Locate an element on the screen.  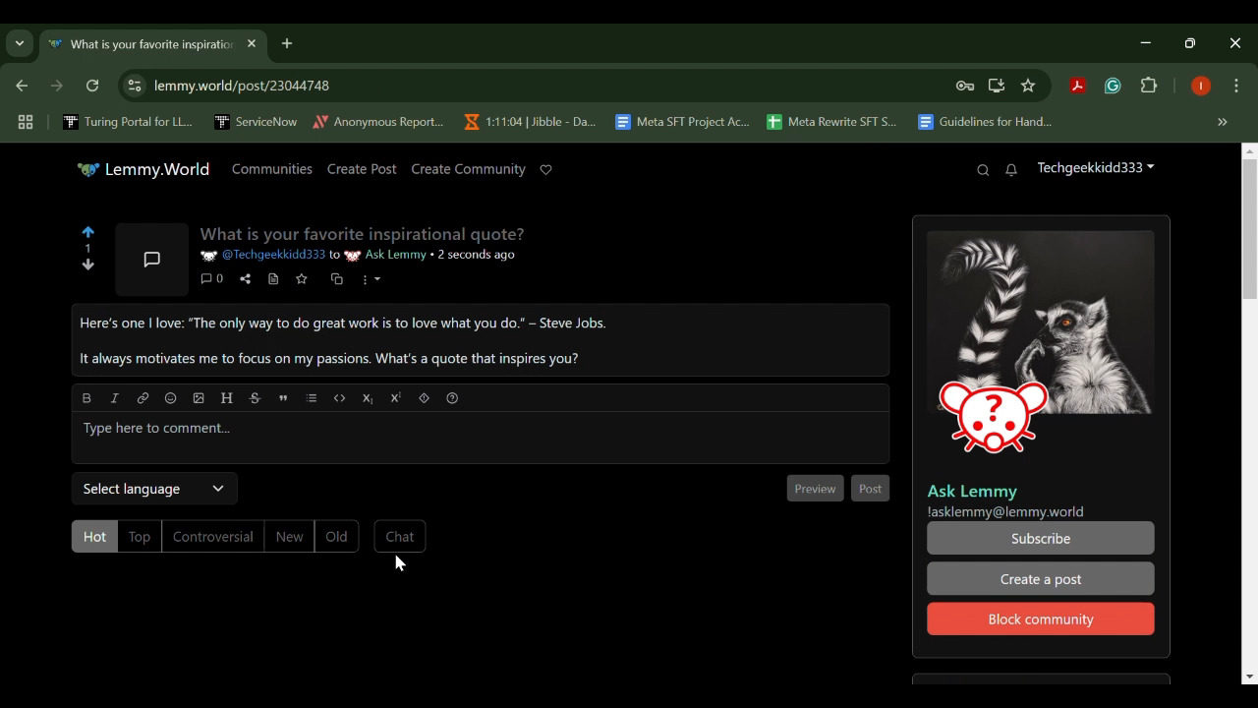
Meta Rewrite SFT is located at coordinates (832, 123).